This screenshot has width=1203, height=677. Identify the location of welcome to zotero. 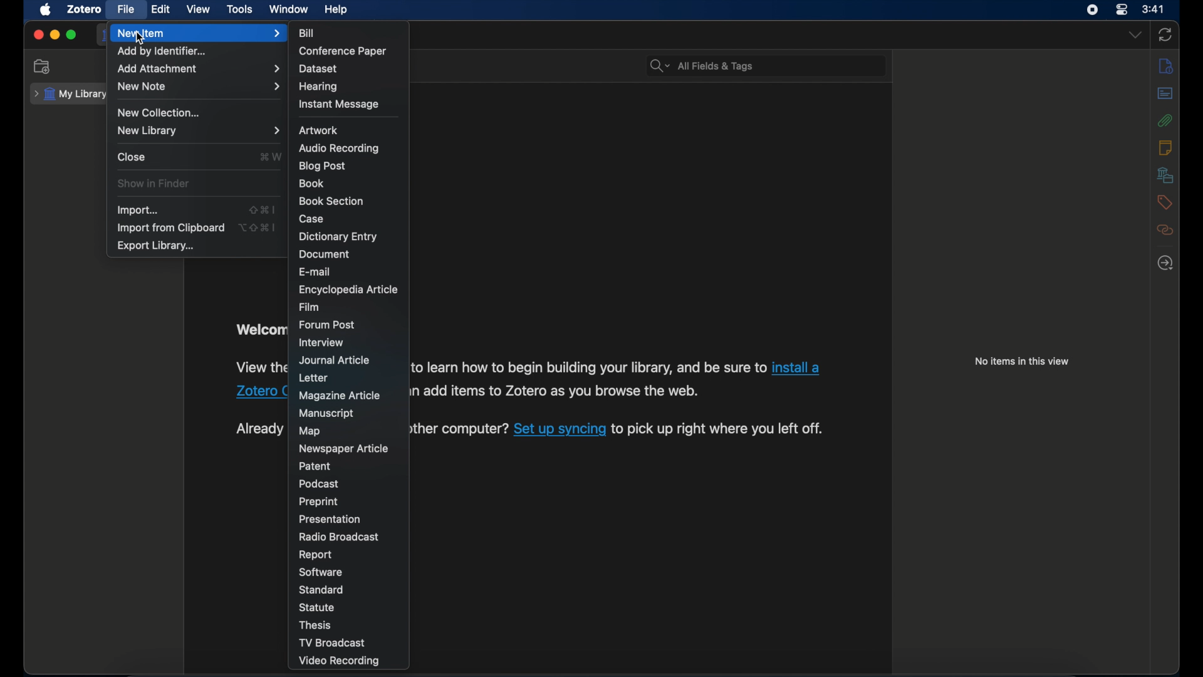
(261, 330).